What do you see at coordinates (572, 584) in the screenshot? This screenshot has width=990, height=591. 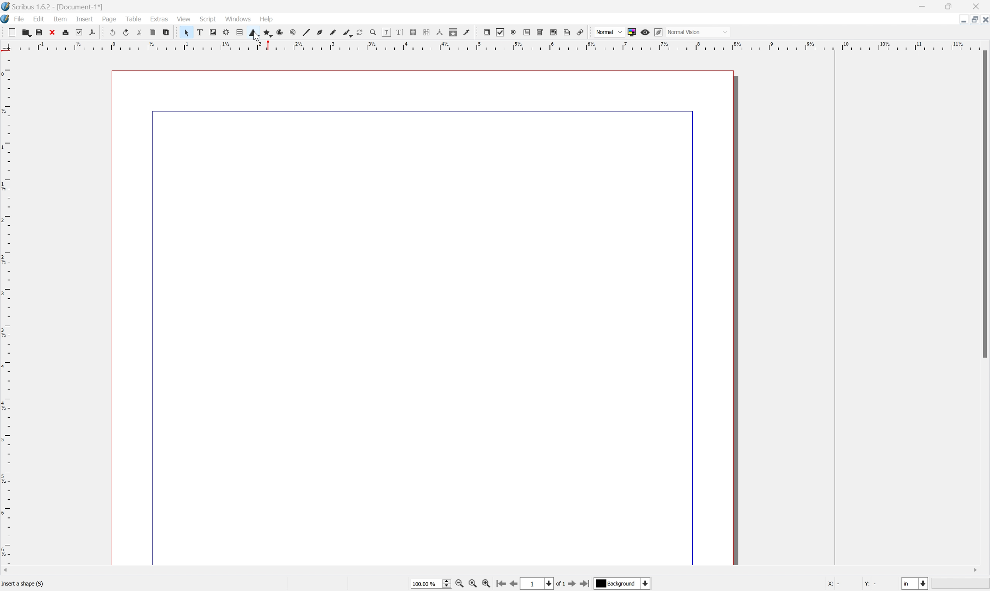 I see `Go to next page` at bounding box center [572, 584].